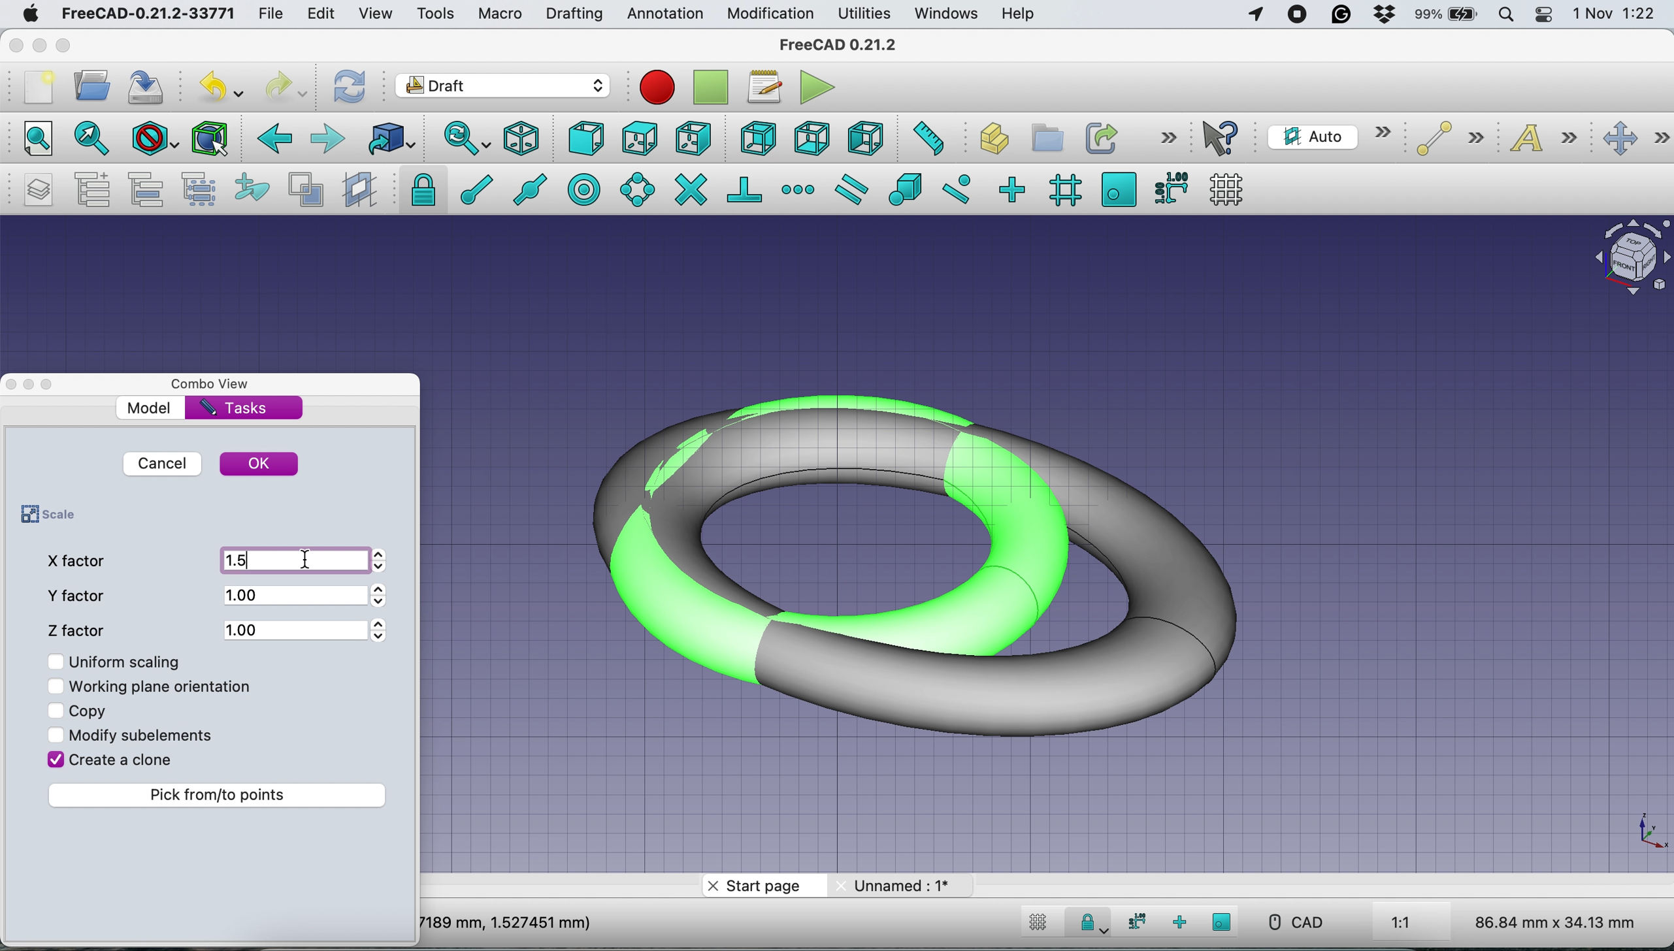  Describe the element at coordinates (862, 136) in the screenshot. I see `left` at that location.